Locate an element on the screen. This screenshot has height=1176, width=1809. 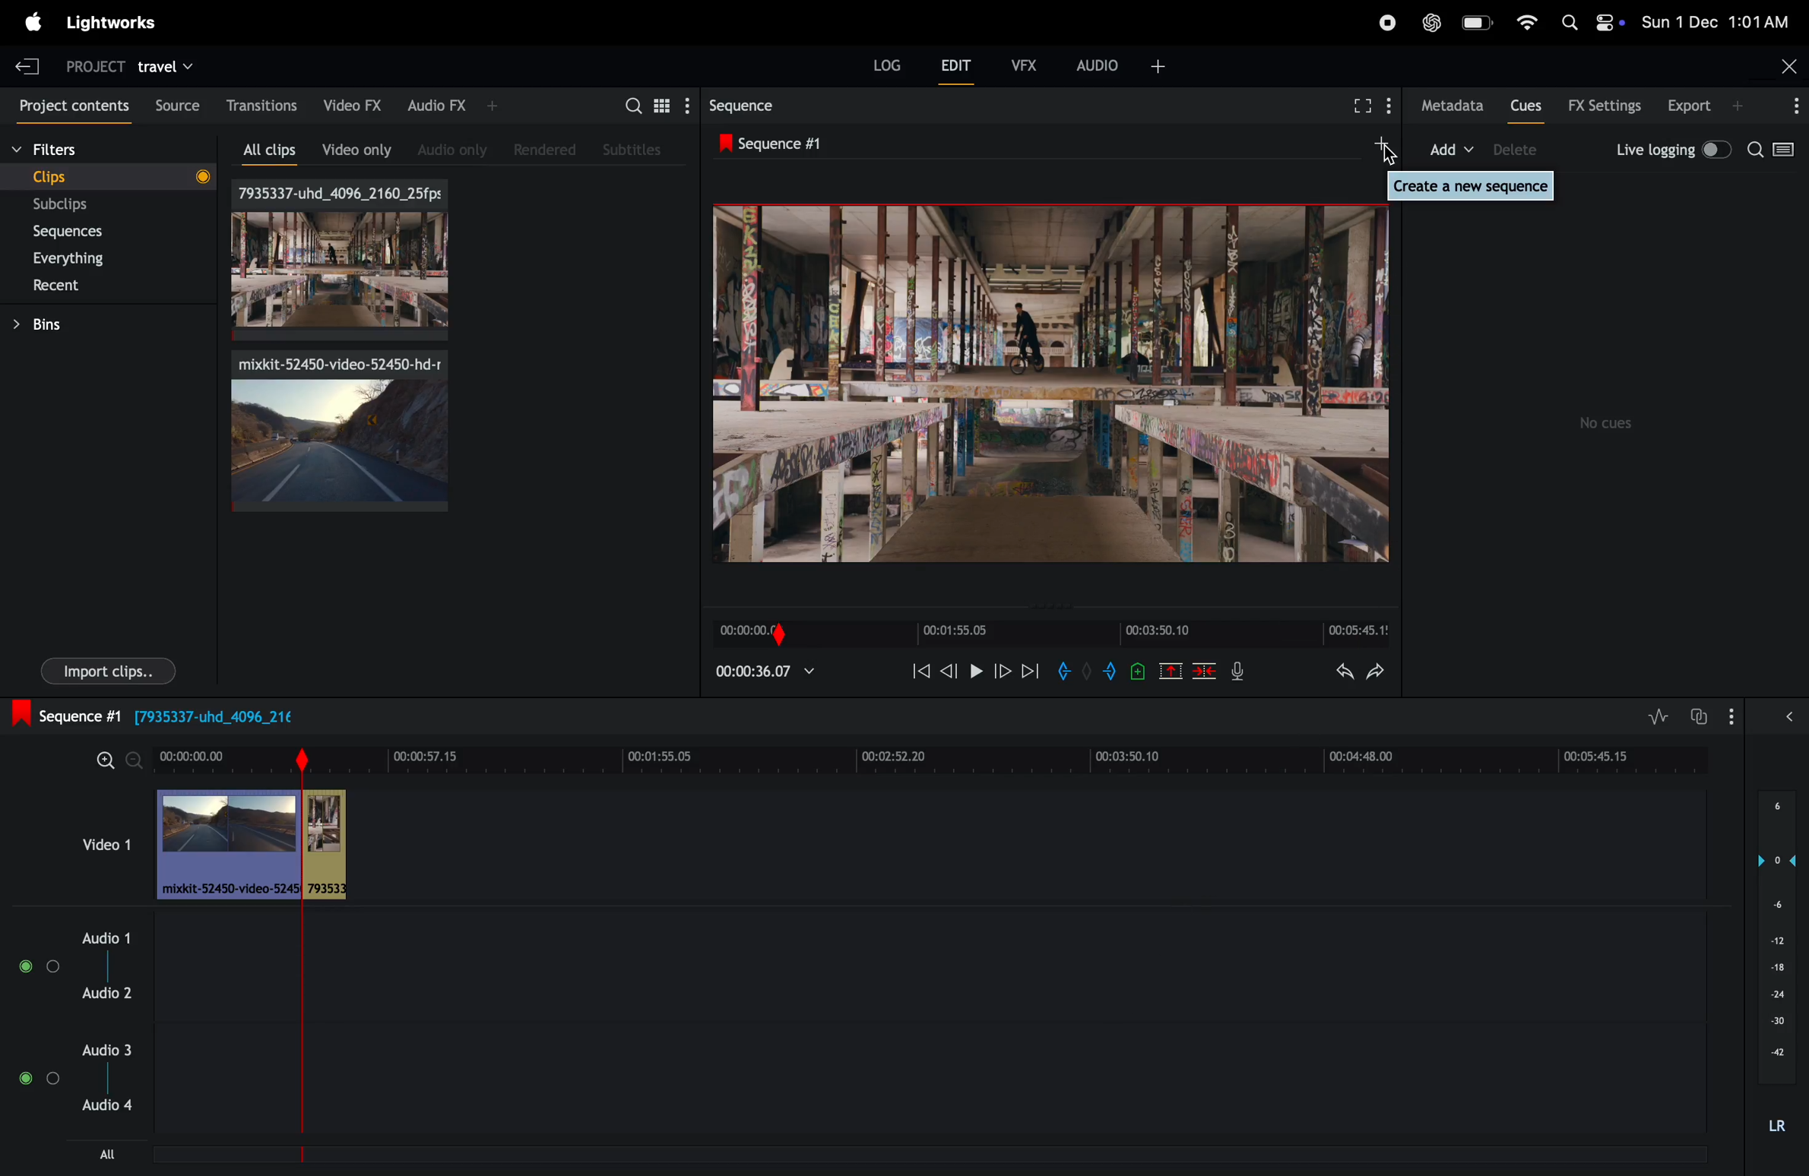
video clips is located at coordinates (340, 432).